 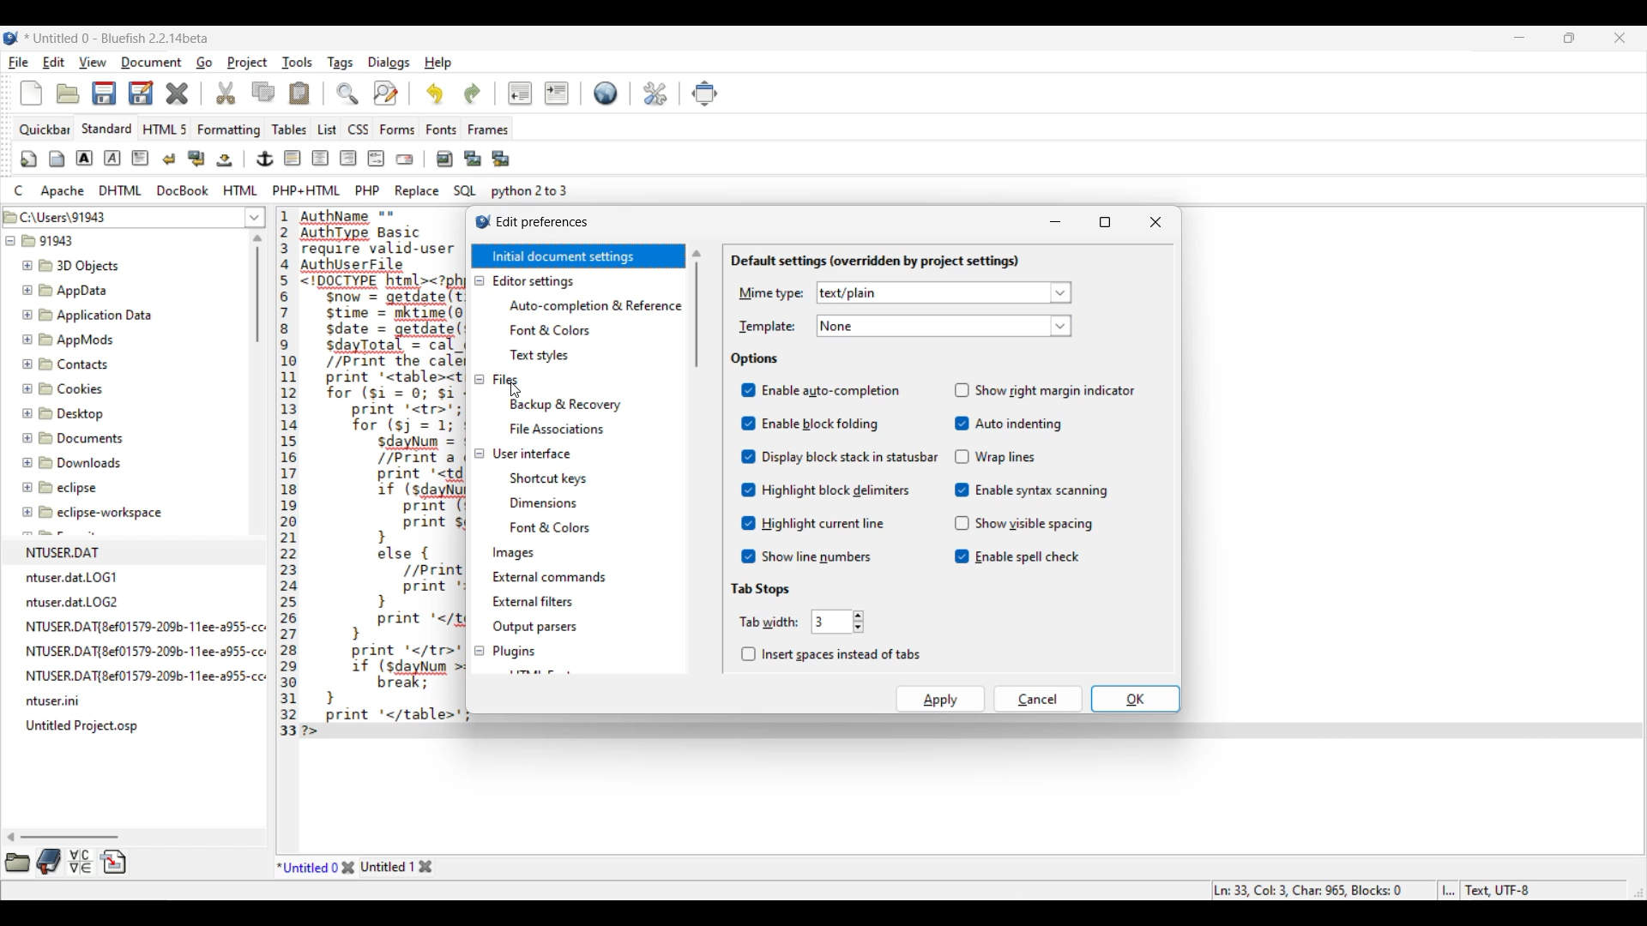 What do you see at coordinates (1569, 38) in the screenshot?
I see `Show in smaller tab` at bounding box center [1569, 38].